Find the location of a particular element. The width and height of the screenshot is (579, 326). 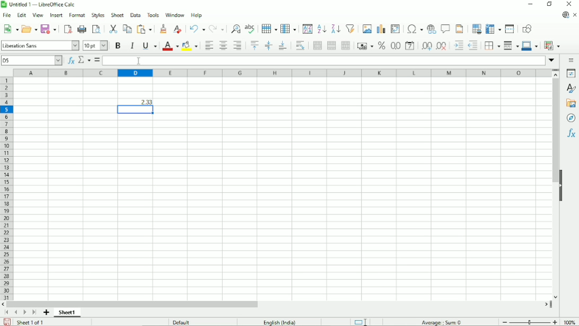

Tools is located at coordinates (153, 15).